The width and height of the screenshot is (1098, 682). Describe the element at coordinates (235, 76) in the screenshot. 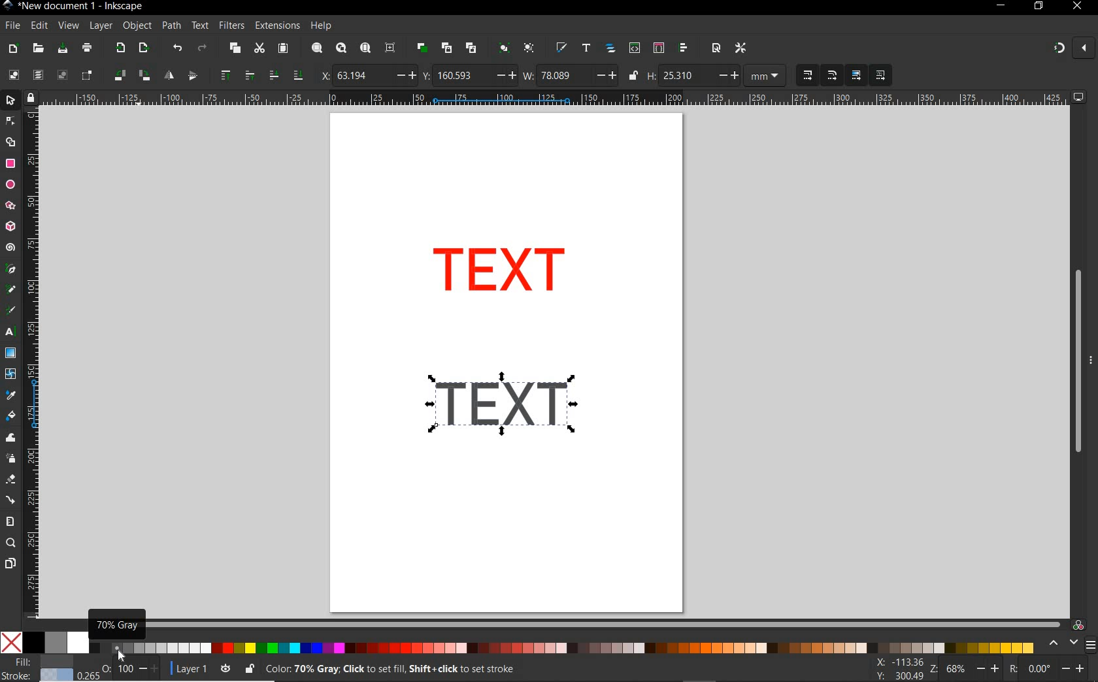

I see `raise selection` at that location.